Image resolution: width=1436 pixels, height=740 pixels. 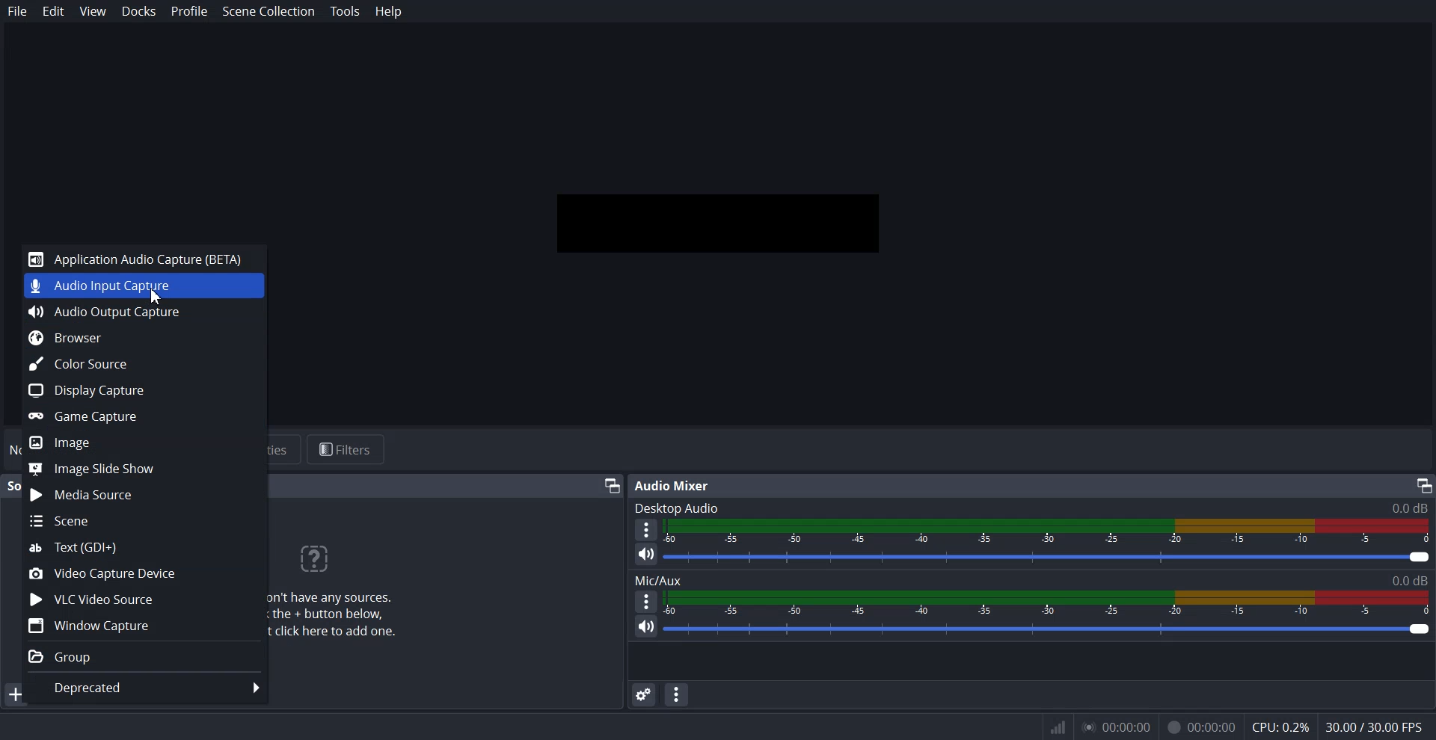 I want to click on Window Capture, so click(x=144, y=626).